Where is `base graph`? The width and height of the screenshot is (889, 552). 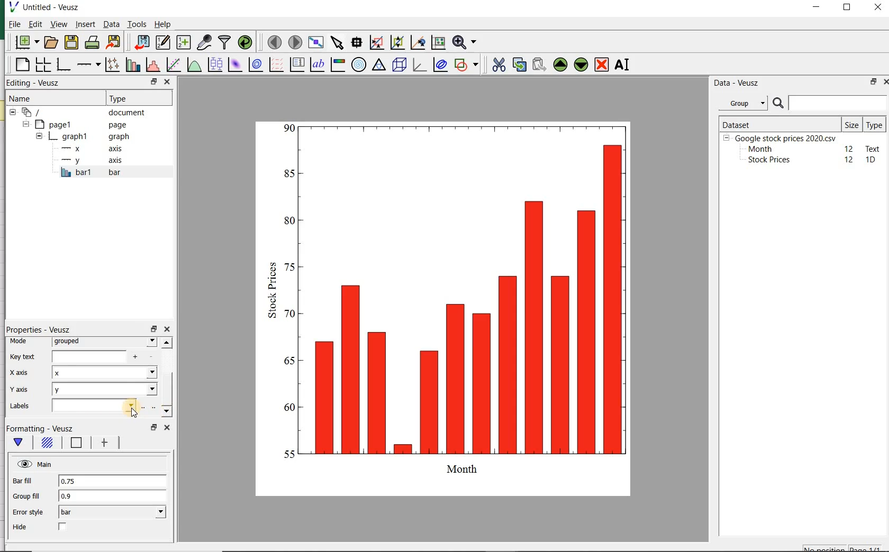 base graph is located at coordinates (63, 65).